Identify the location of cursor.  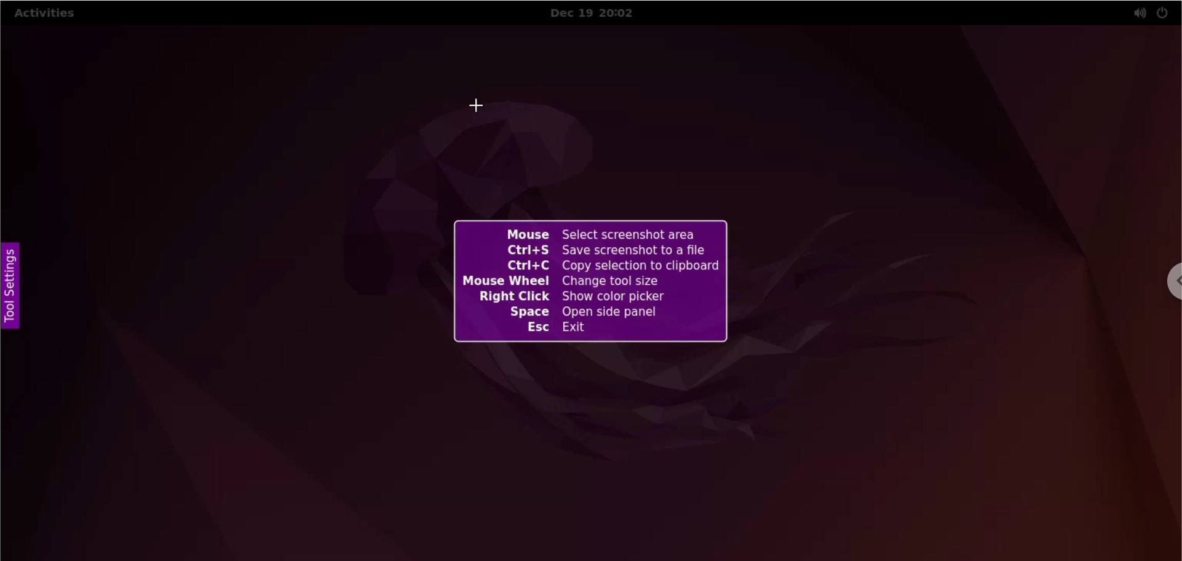
(475, 105).